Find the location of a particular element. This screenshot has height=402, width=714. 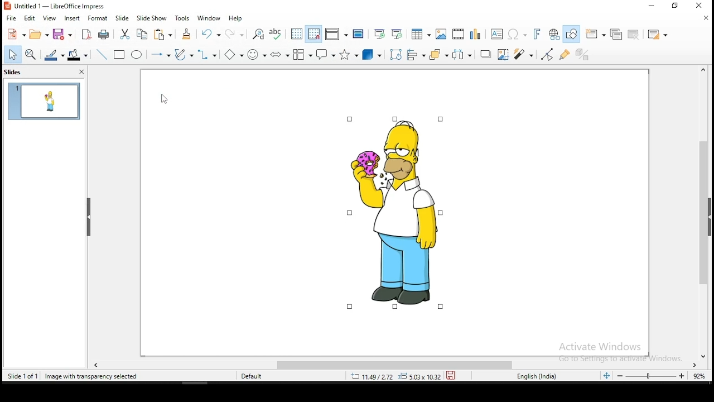

 is located at coordinates (475, 33).